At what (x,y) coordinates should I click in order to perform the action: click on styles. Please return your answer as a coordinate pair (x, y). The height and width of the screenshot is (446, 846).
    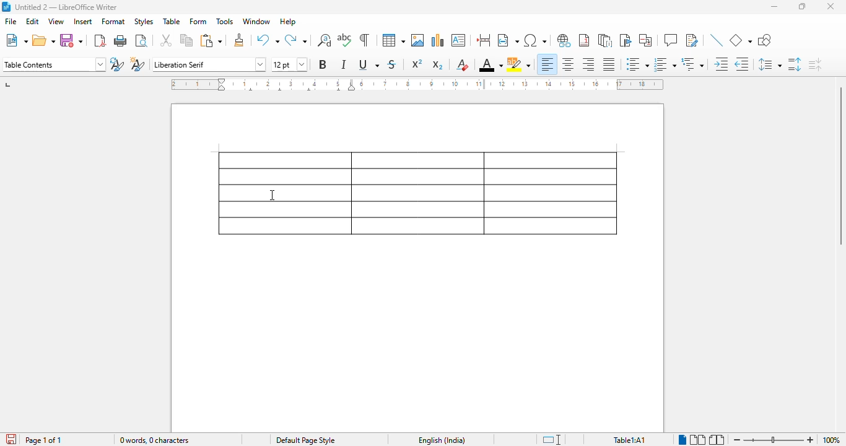
    Looking at the image, I should click on (144, 22).